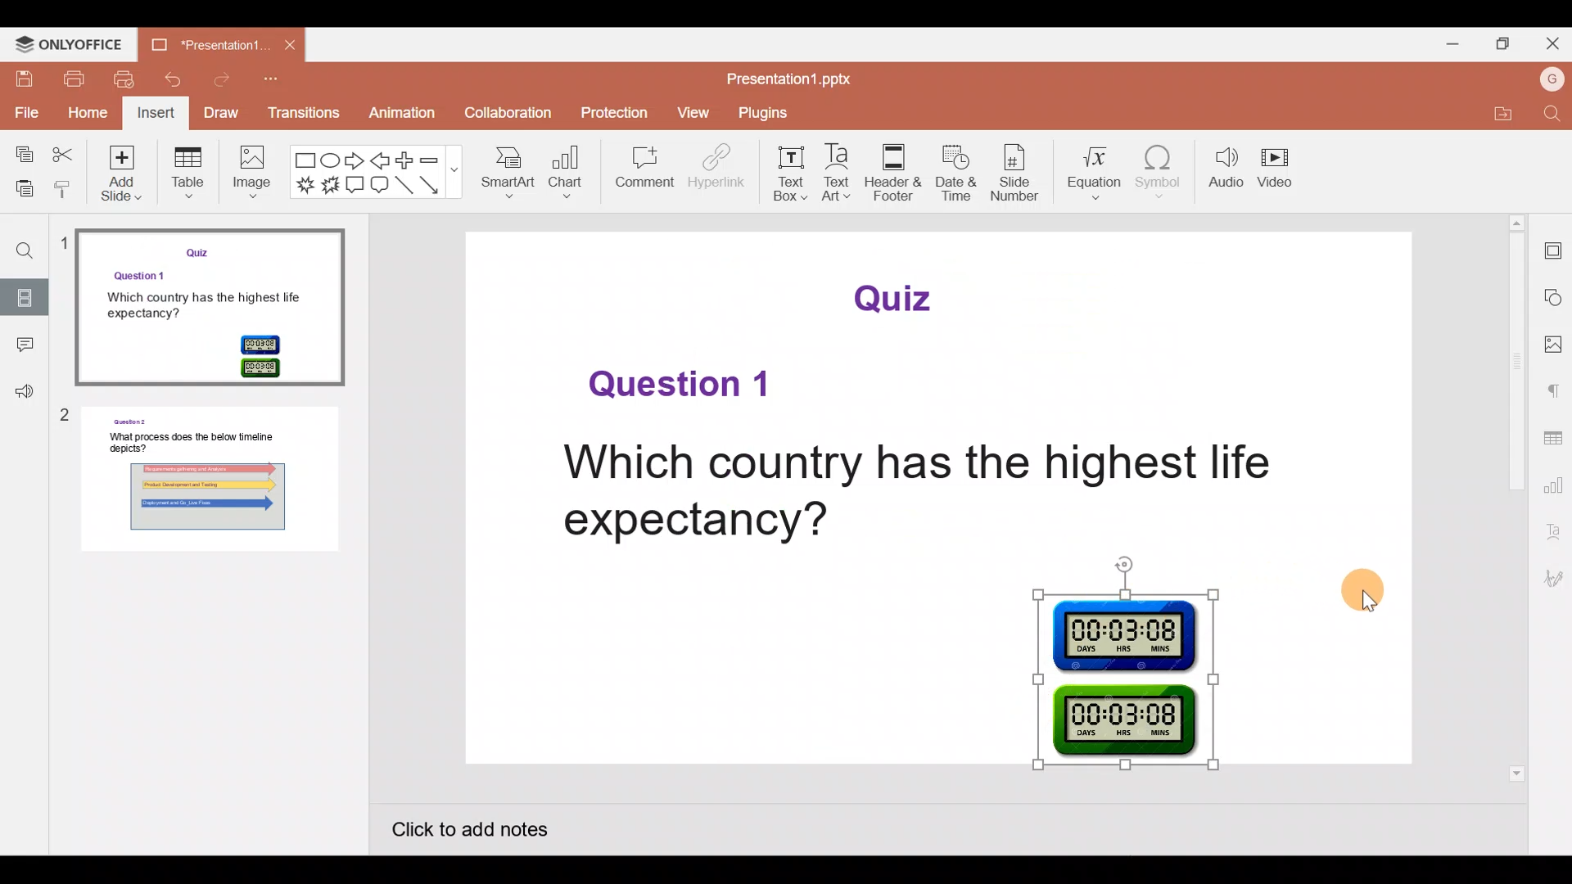  Describe the element at coordinates (26, 82) in the screenshot. I see `Save` at that location.